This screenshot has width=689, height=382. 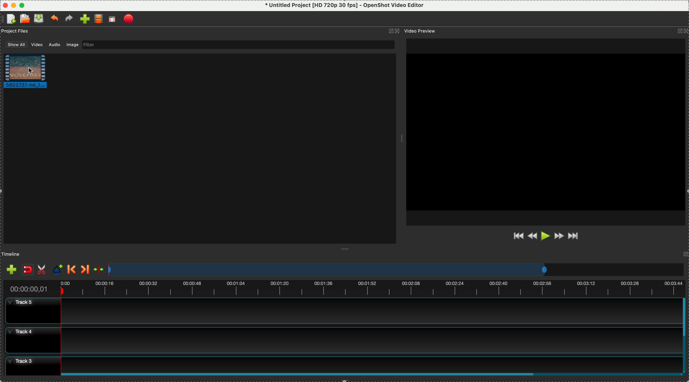 I want to click on project files, so click(x=16, y=32).